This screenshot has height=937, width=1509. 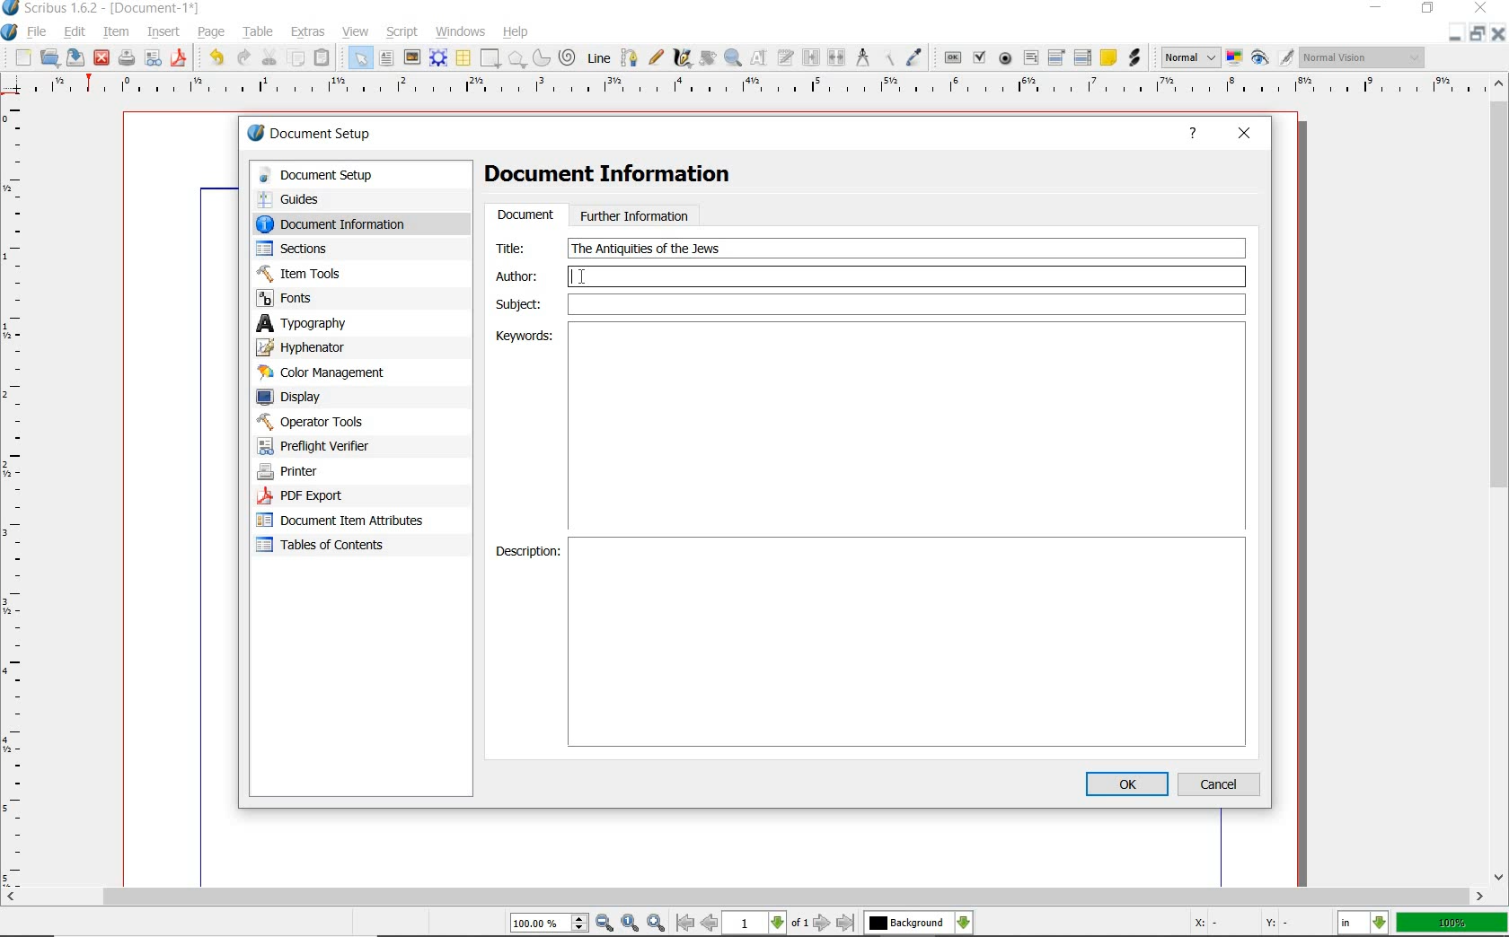 What do you see at coordinates (331, 249) in the screenshot?
I see `sections` at bounding box center [331, 249].